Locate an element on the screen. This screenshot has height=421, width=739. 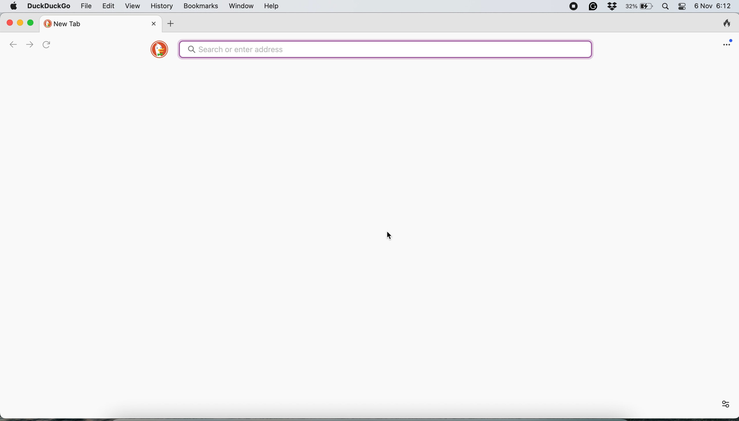
screen recorder is located at coordinates (574, 6).